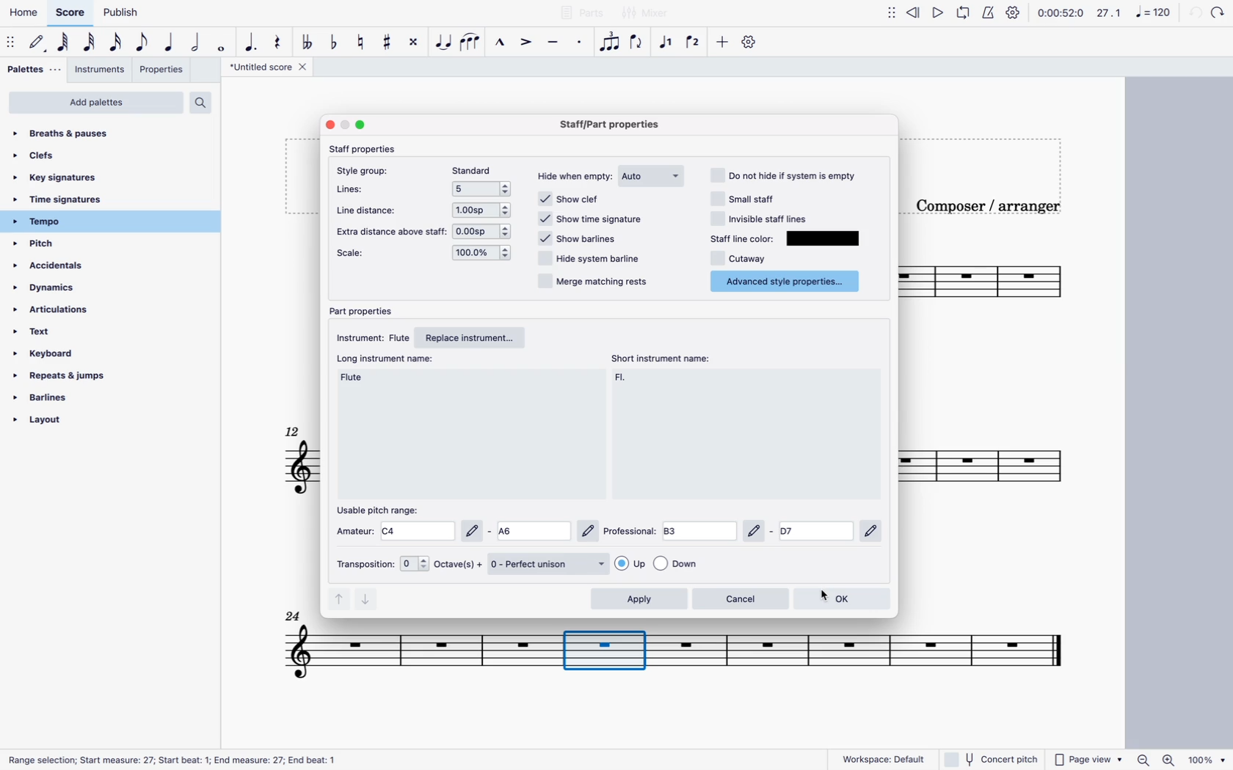 This screenshot has width=1233, height=770. What do you see at coordinates (845, 600) in the screenshot?
I see `ok` at bounding box center [845, 600].